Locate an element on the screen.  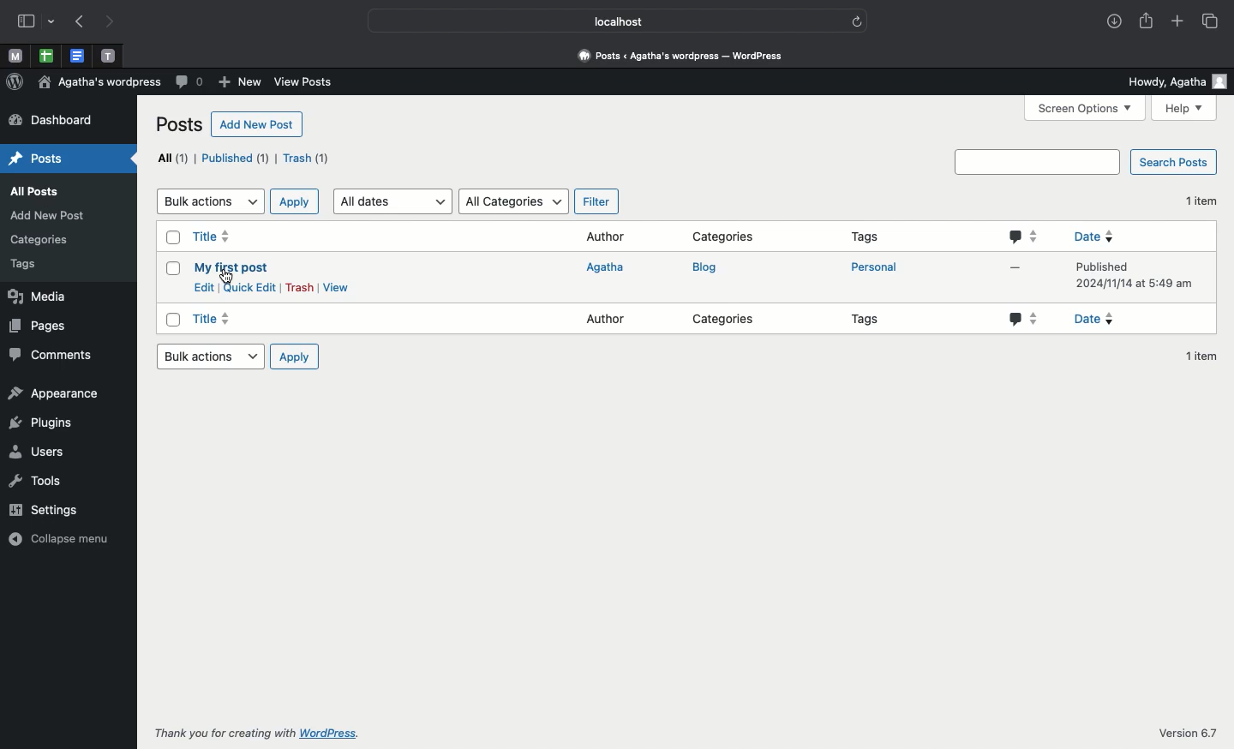
Bulk actions is located at coordinates (209, 201).